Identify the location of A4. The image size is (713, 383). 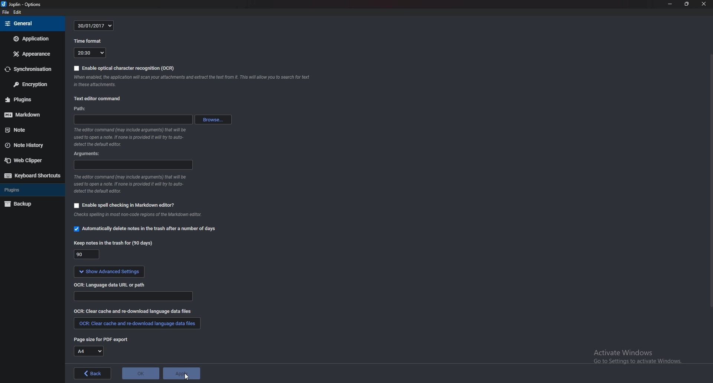
(88, 351).